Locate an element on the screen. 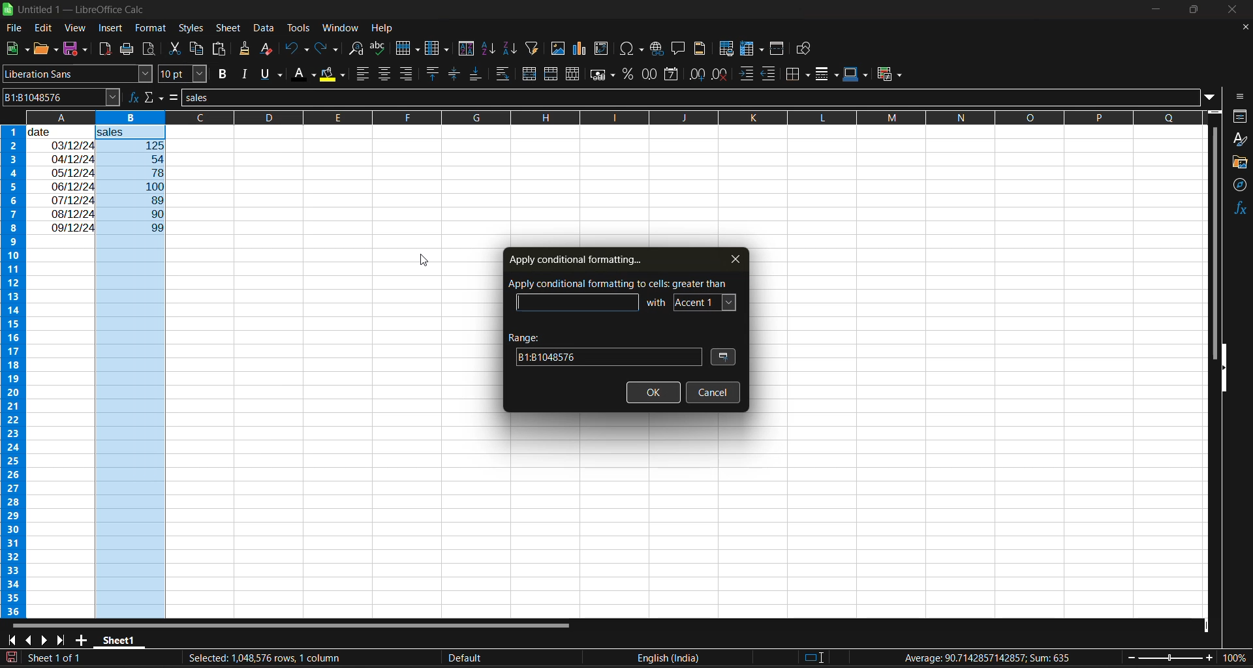 The height and width of the screenshot is (668, 1253). hide sidebar settings is located at coordinates (1241, 97).